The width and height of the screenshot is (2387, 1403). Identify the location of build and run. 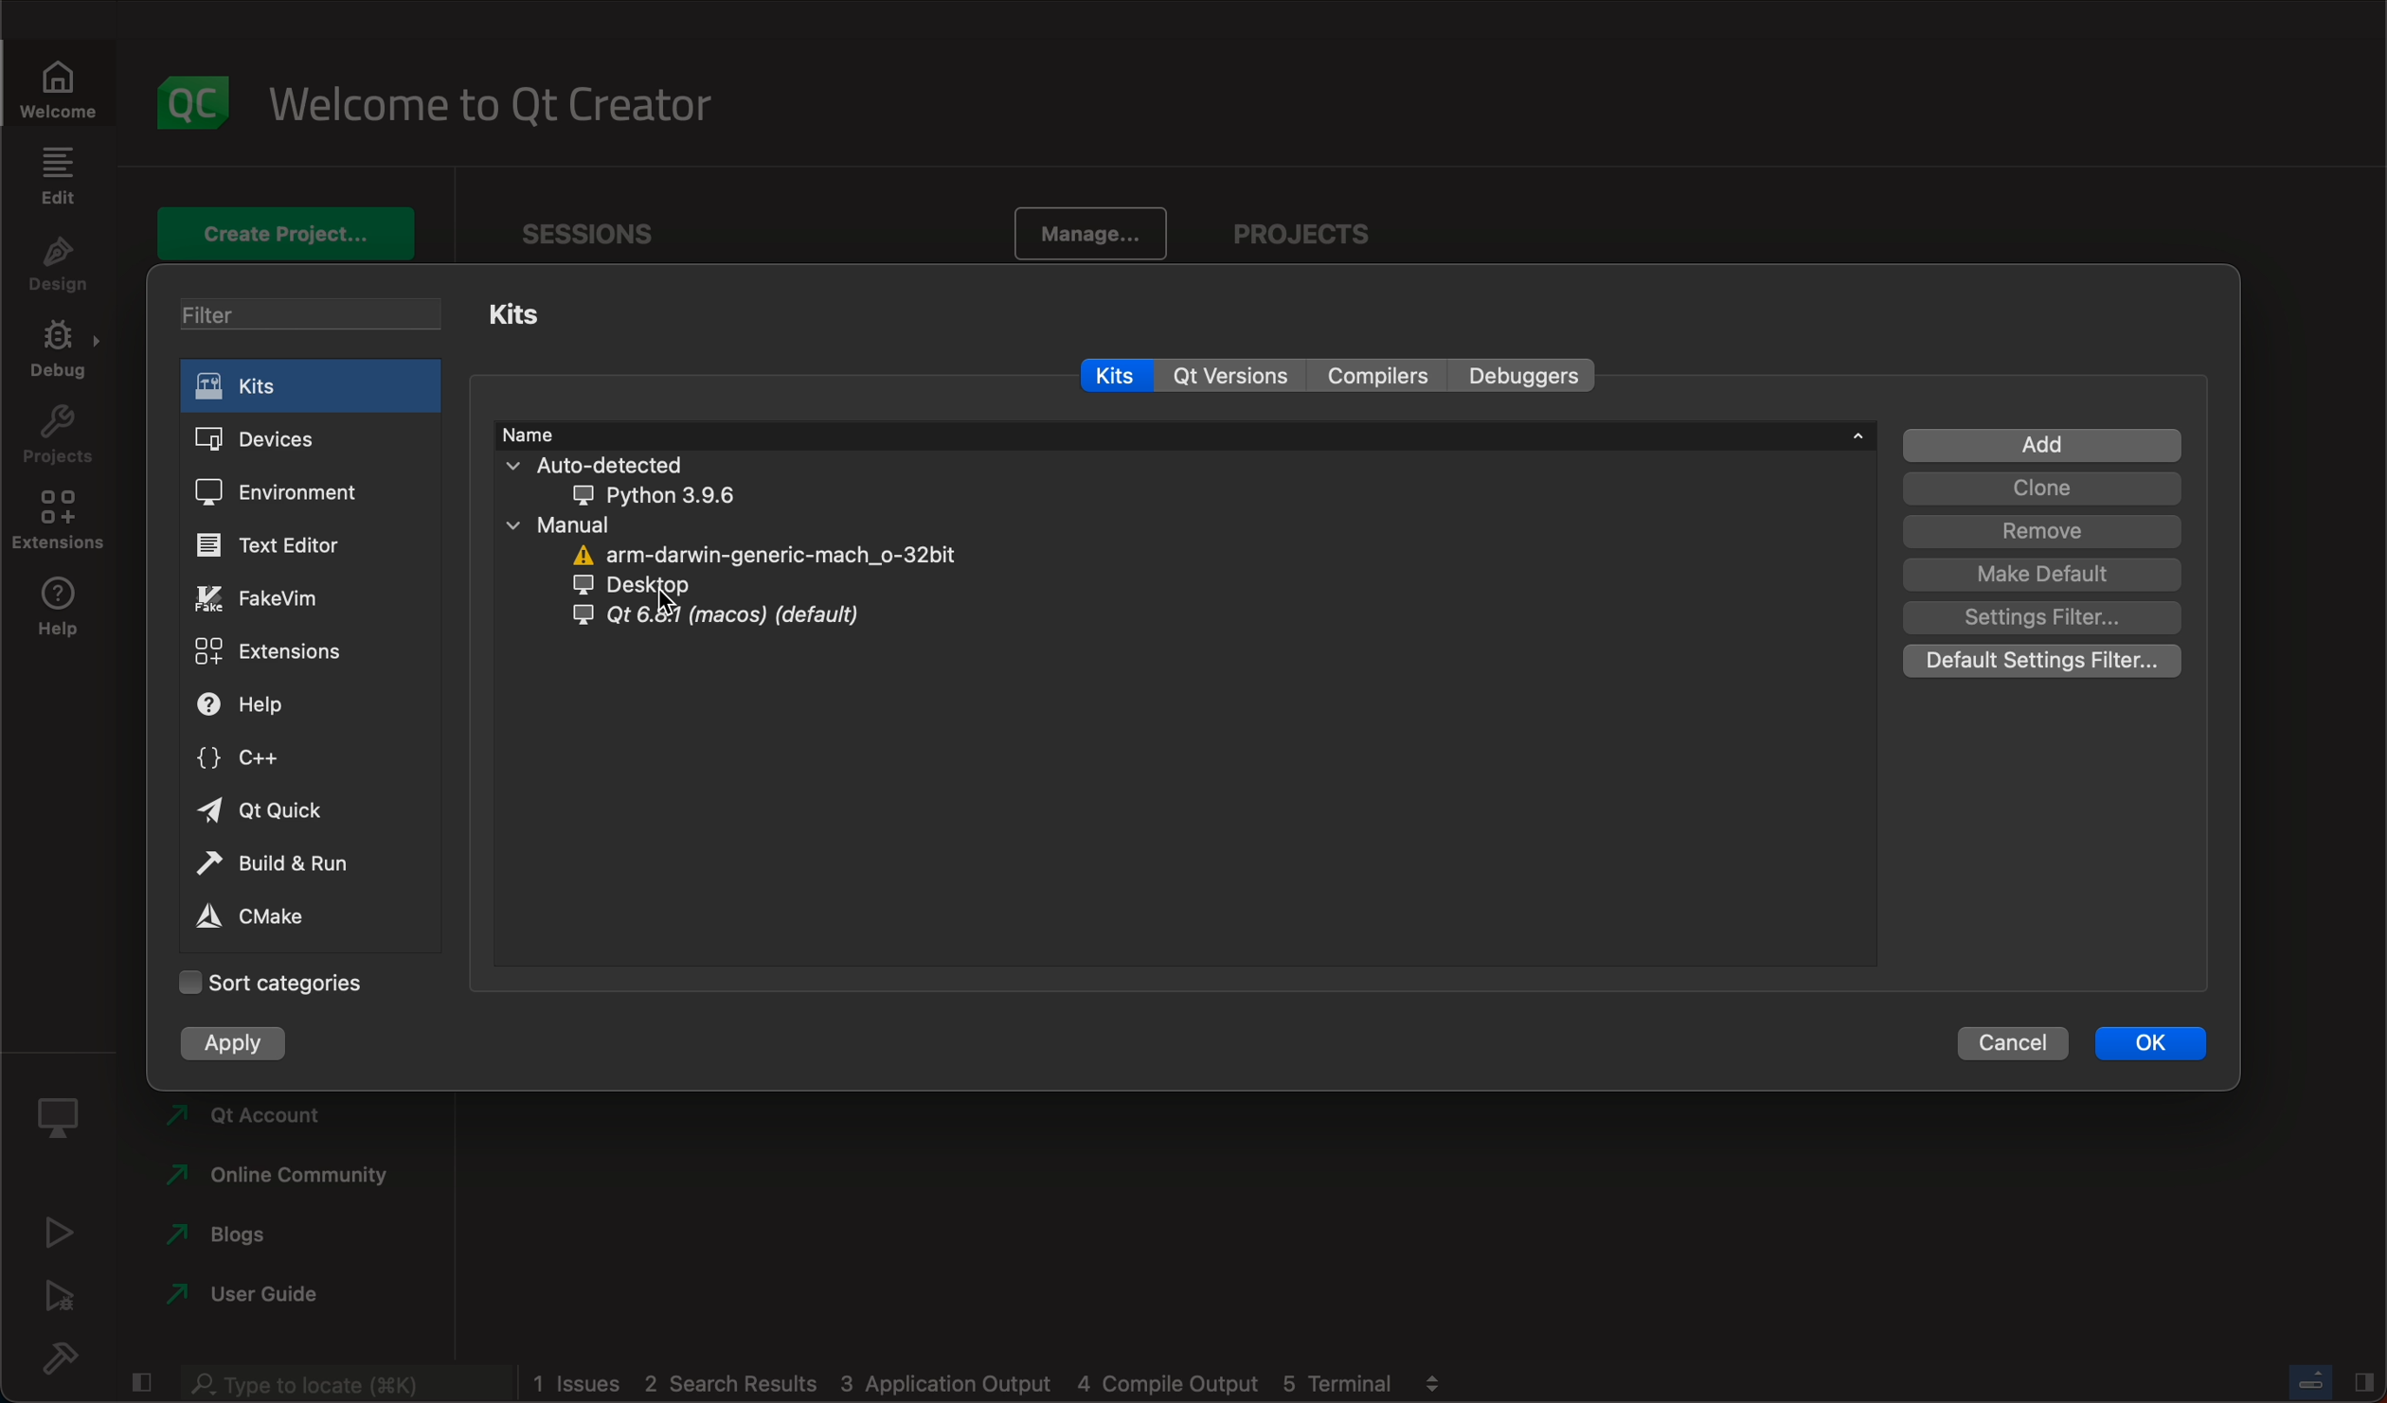
(278, 862).